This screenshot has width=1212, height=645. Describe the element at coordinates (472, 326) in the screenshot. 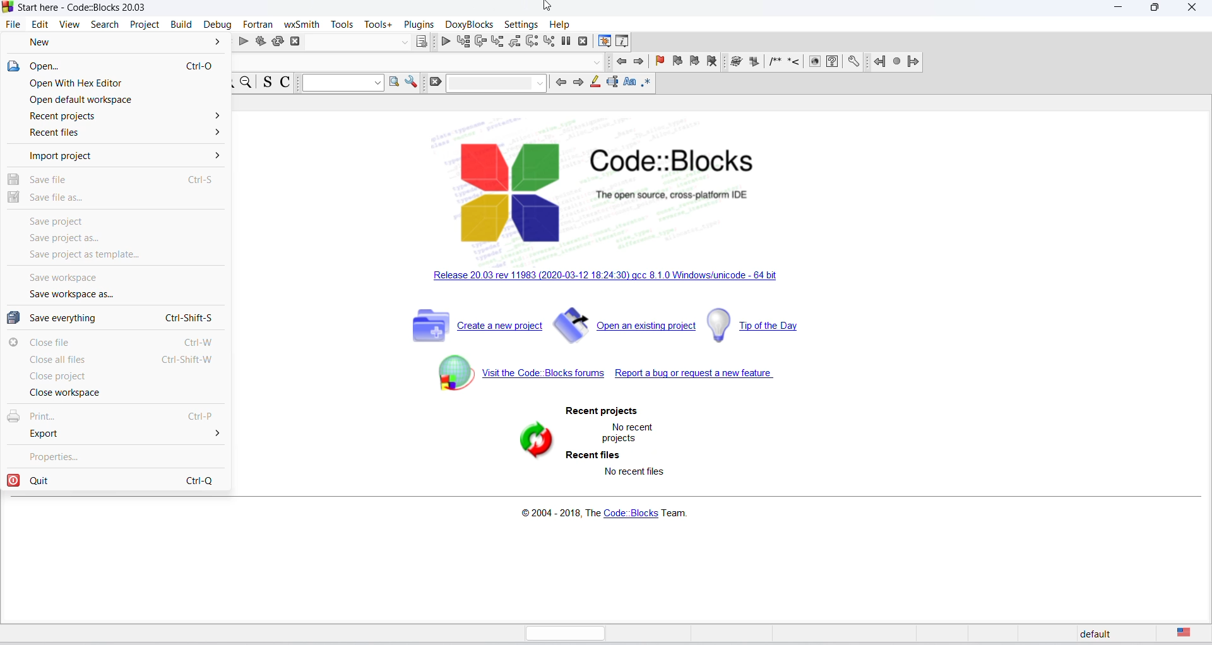

I see `create new project` at that location.